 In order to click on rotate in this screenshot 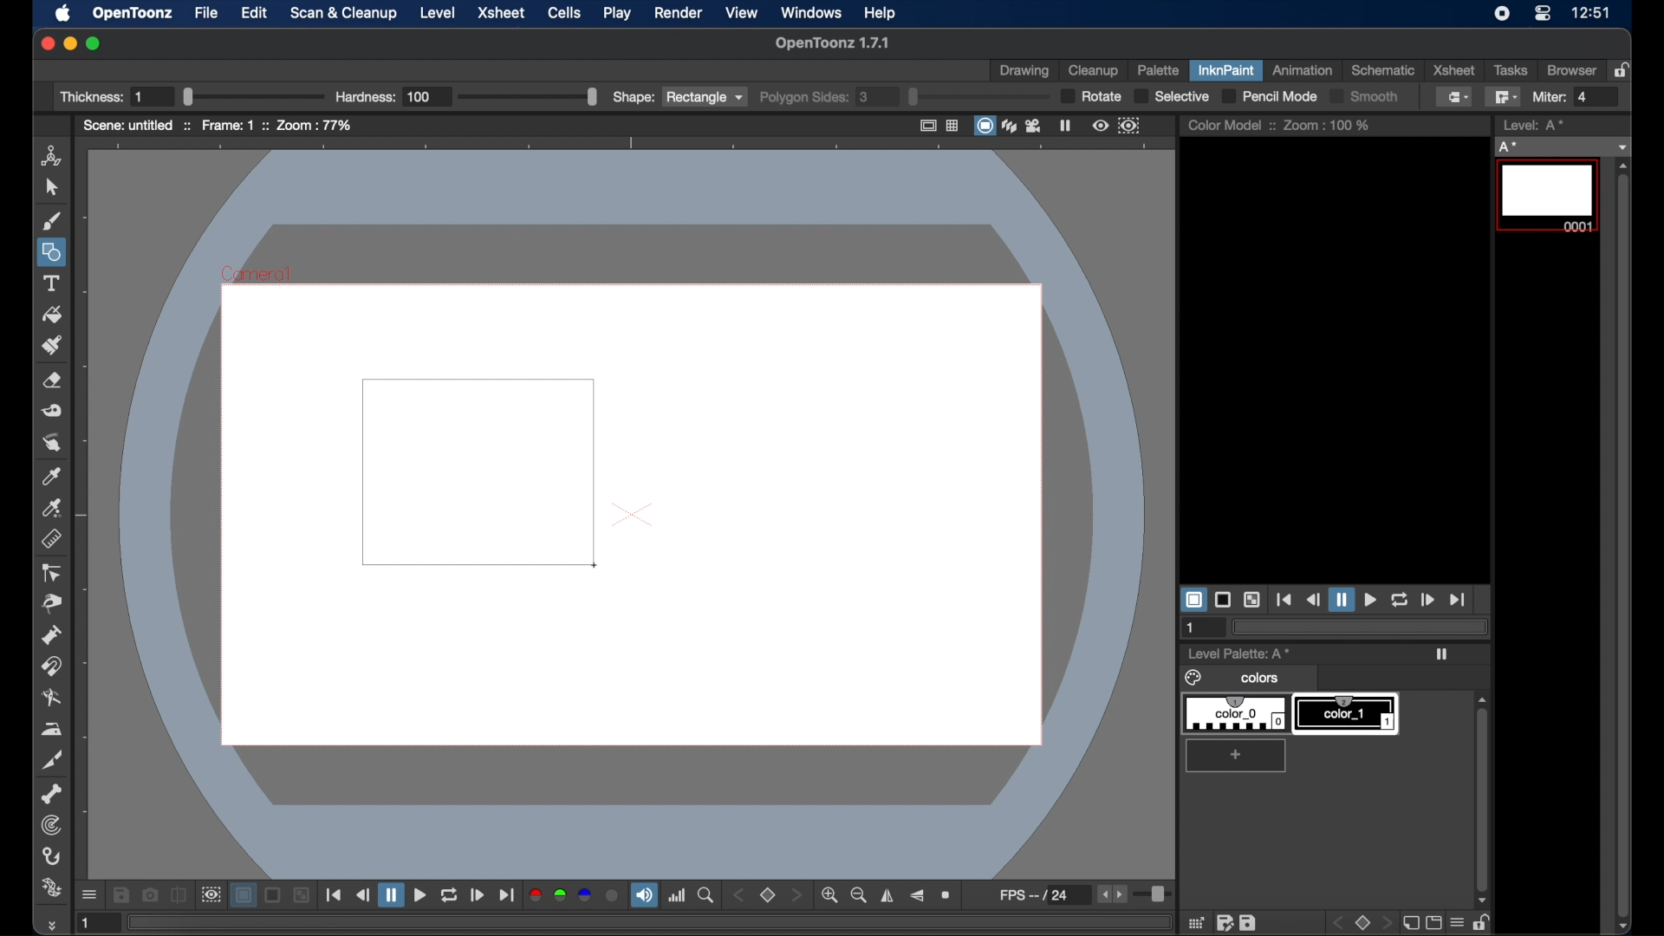, I will do `click(1091, 97)`.